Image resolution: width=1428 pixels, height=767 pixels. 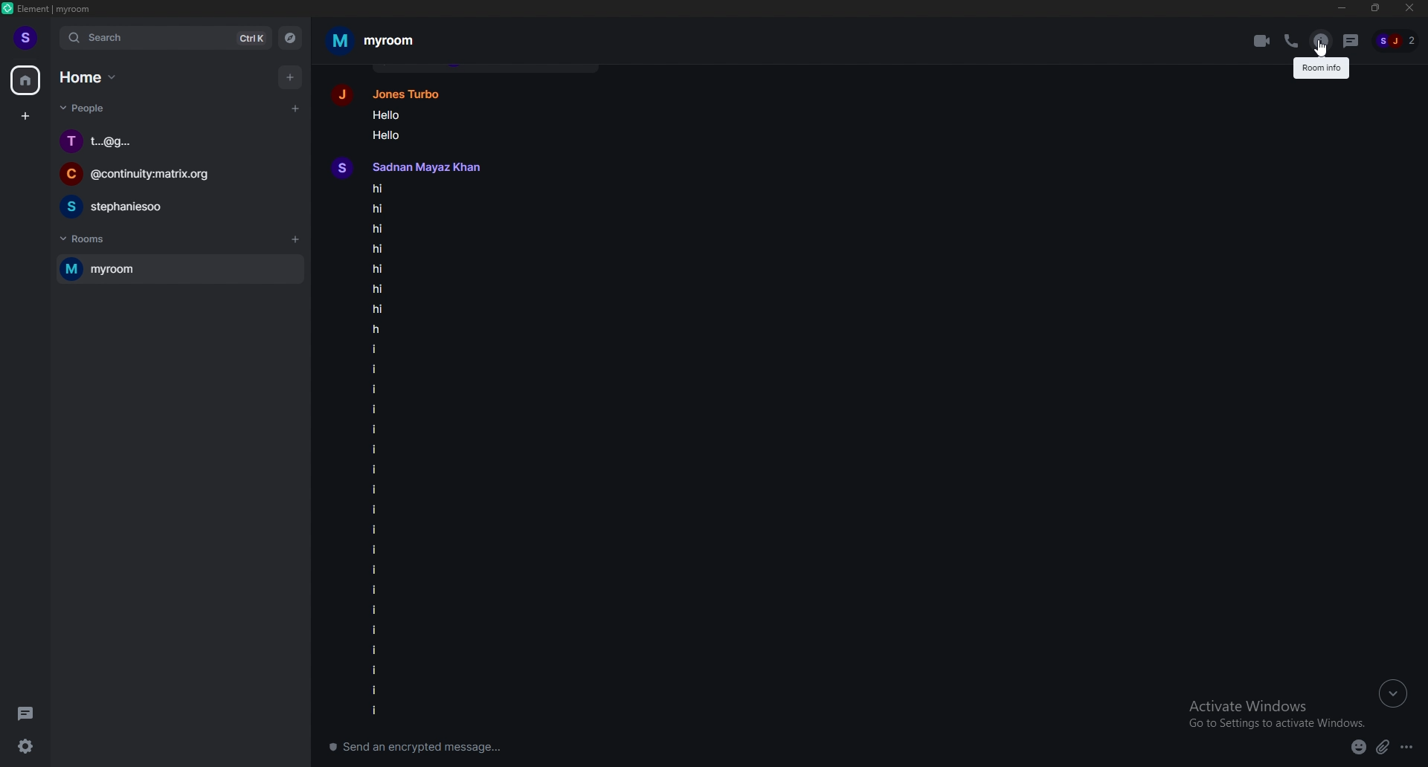 I want to click on start chat, so click(x=296, y=107).